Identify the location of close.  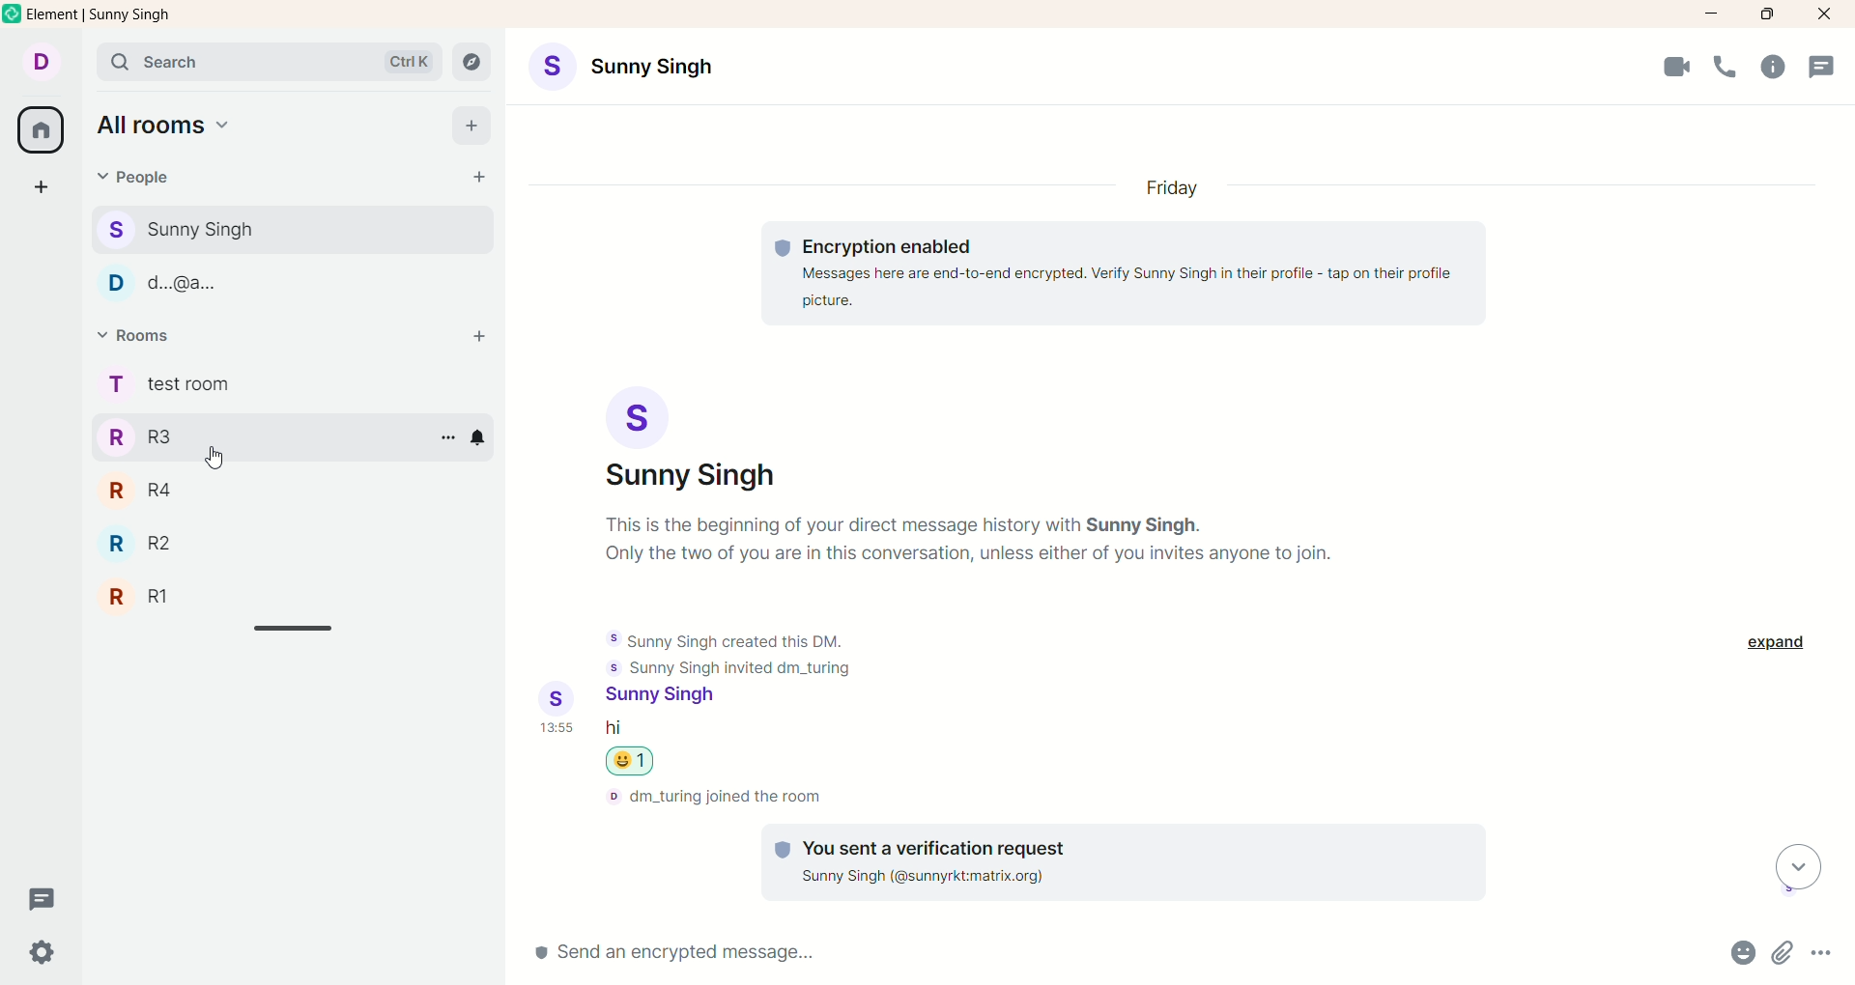
(1827, 14).